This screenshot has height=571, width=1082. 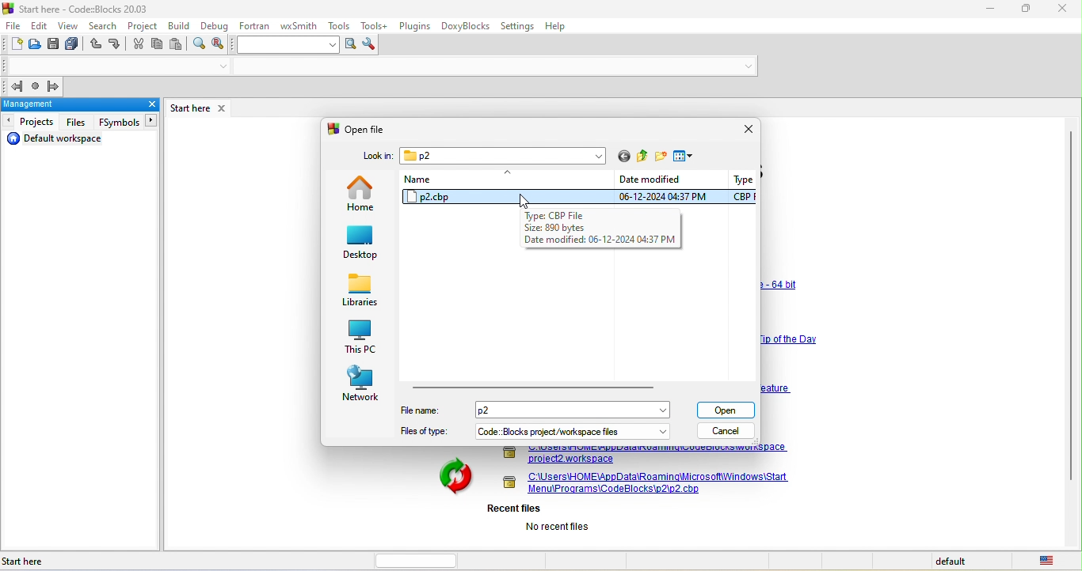 What do you see at coordinates (520, 202) in the screenshot?
I see `cursor movement` at bounding box center [520, 202].